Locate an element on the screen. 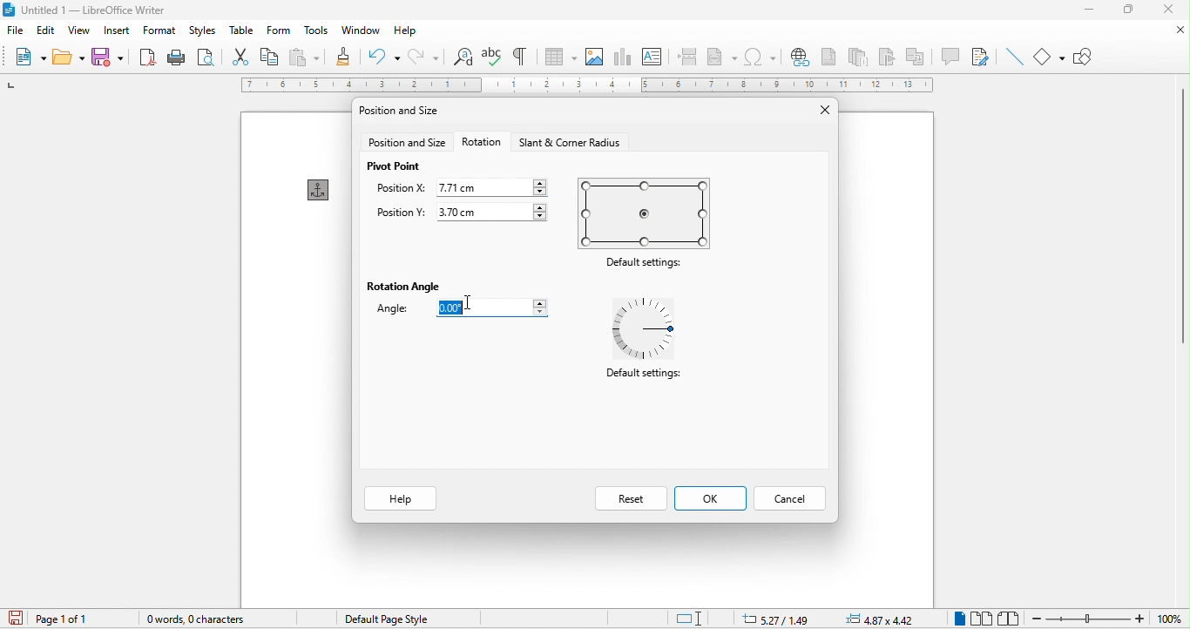  cross reference is located at coordinates (920, 56).